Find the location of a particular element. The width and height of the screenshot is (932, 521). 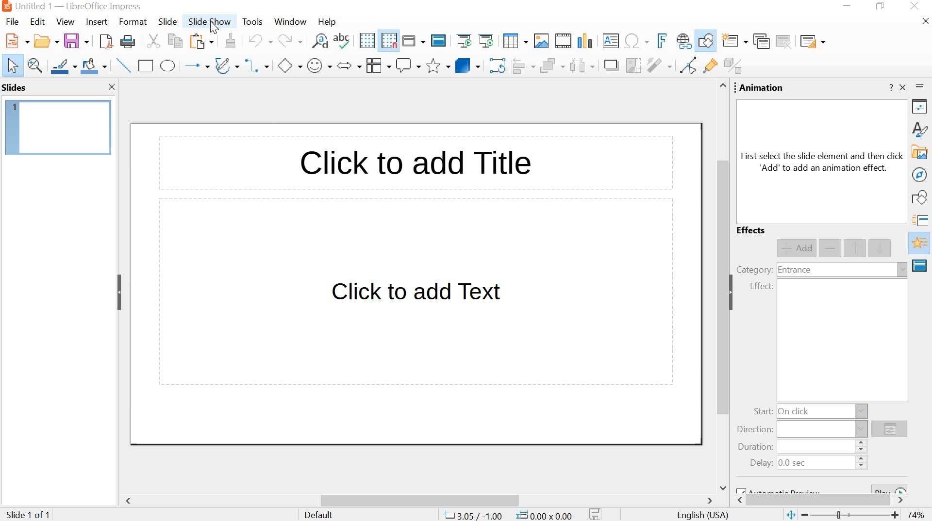

window menu is located at coordinates (289, 22).